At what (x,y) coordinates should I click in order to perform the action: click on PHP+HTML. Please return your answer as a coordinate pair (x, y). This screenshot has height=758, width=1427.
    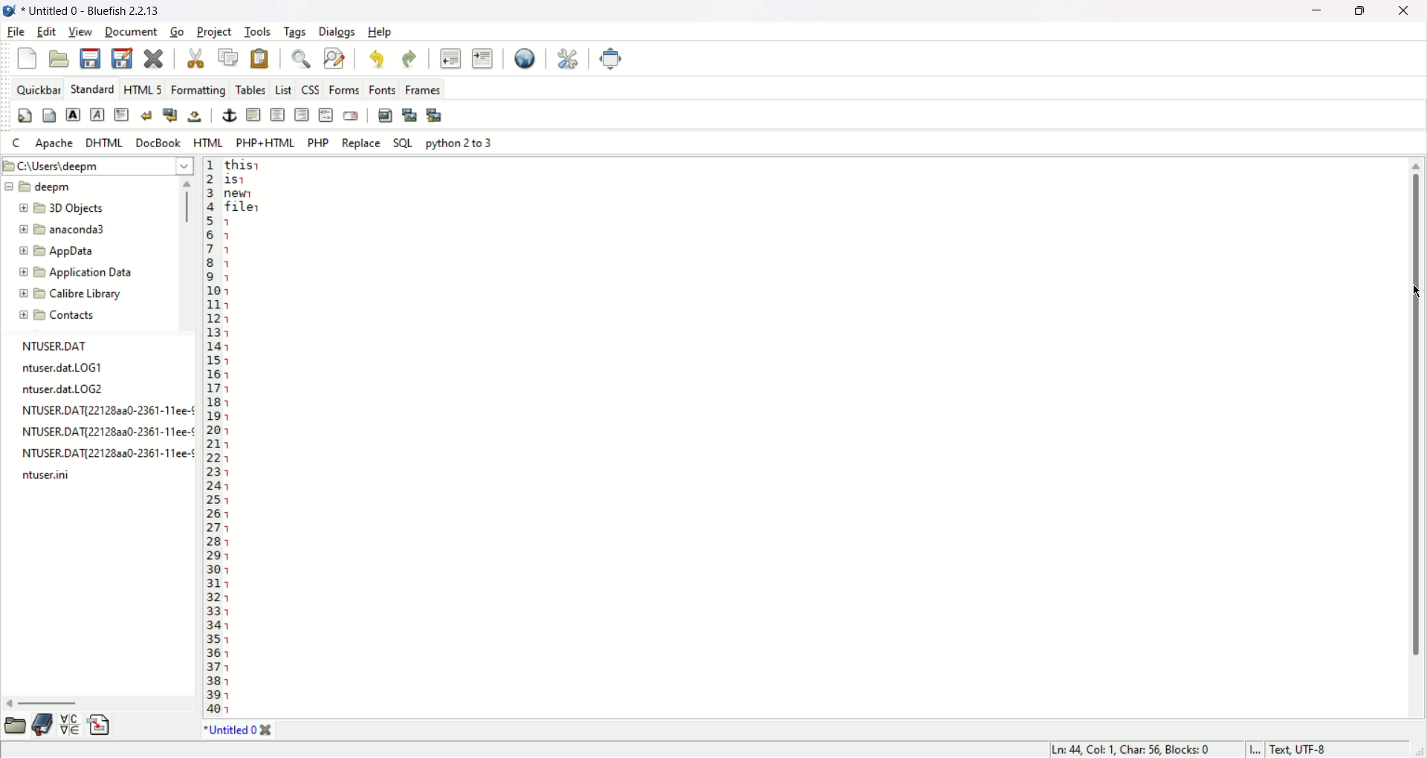
    Looking at the image, I should click on (265, 143).